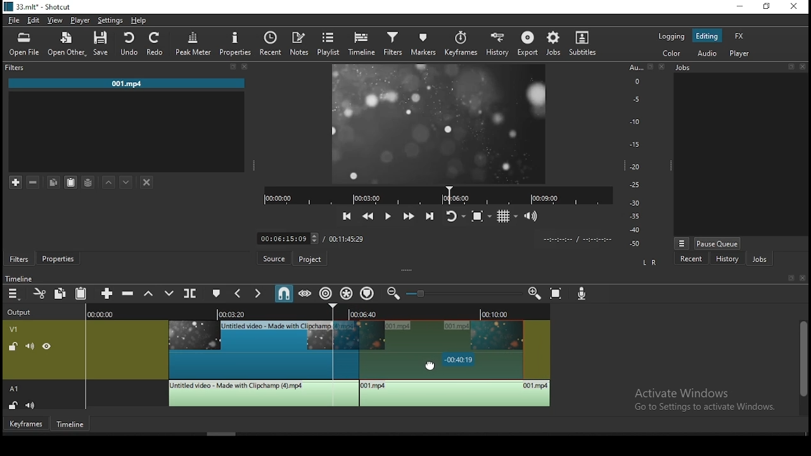  What do you see at coordinates (535, 294) in the screenshot?
I see `zoom timeline in` at bounding box center [535, 294].